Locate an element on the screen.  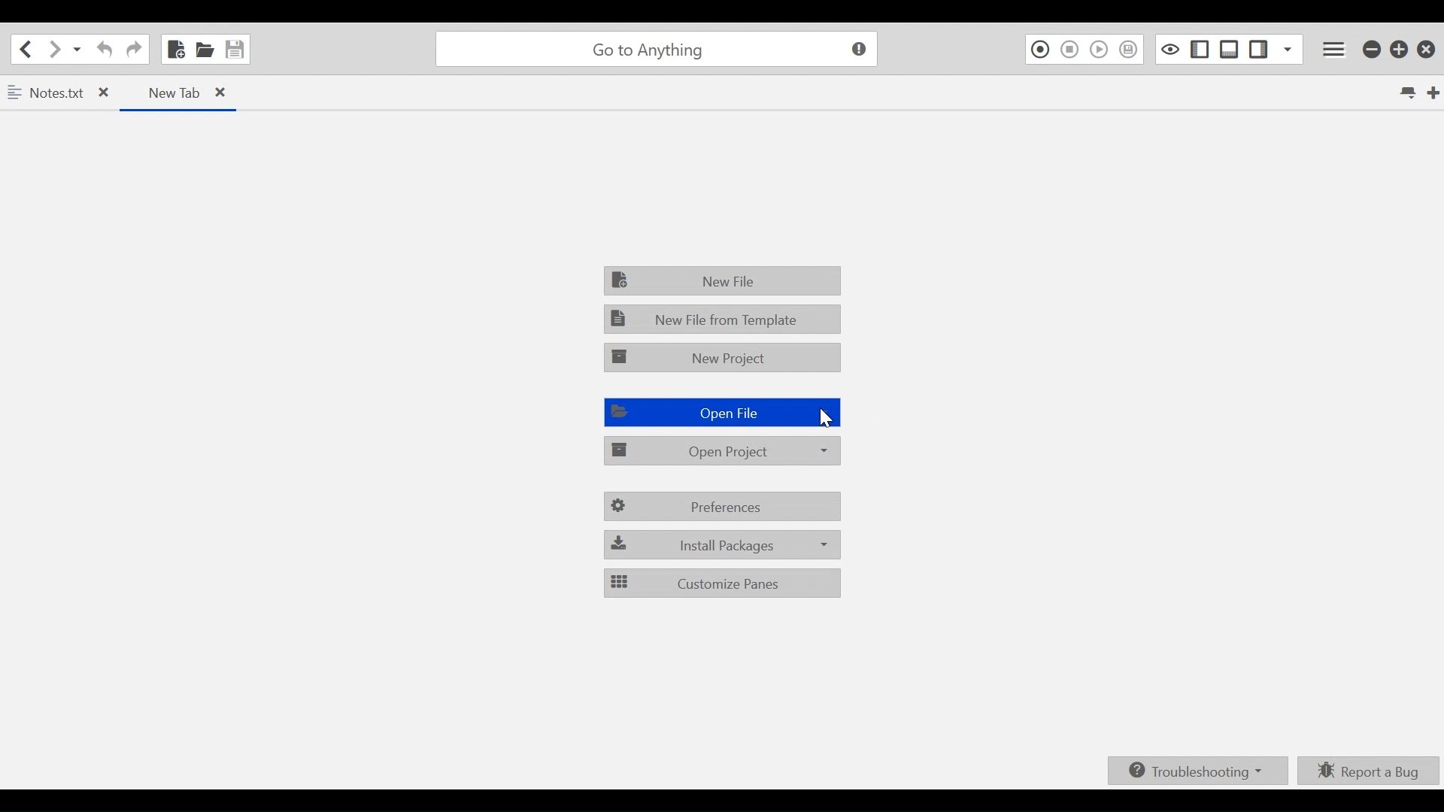
New File is located at coordinates (723, 280).